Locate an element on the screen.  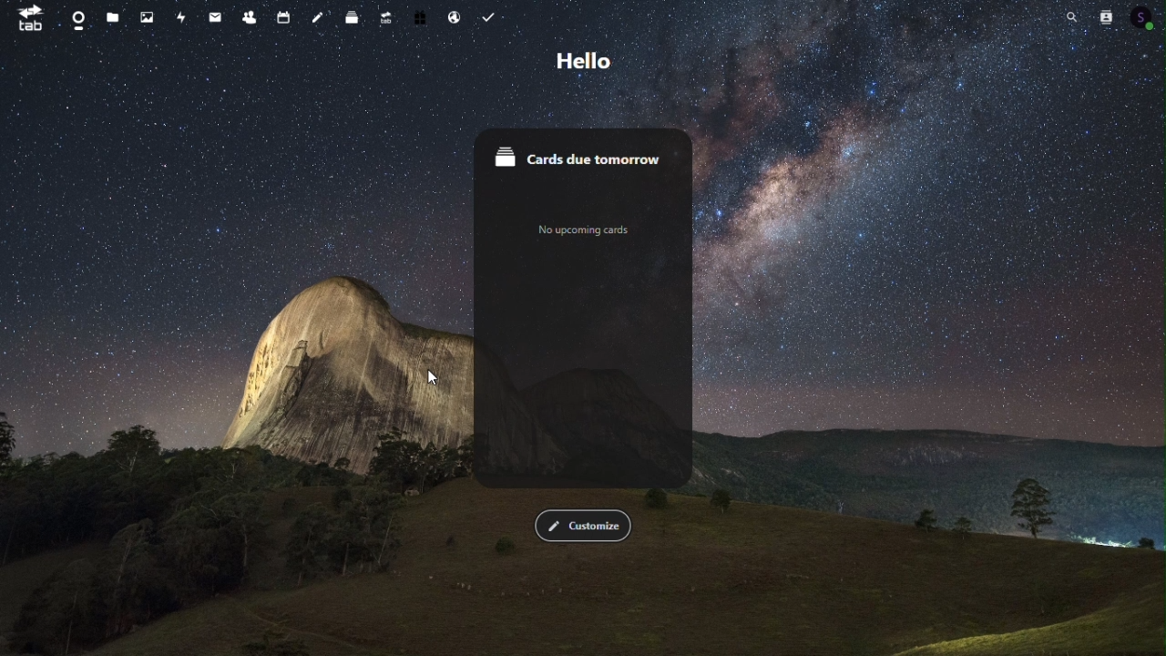
mail is located at coordinates (215, 16).